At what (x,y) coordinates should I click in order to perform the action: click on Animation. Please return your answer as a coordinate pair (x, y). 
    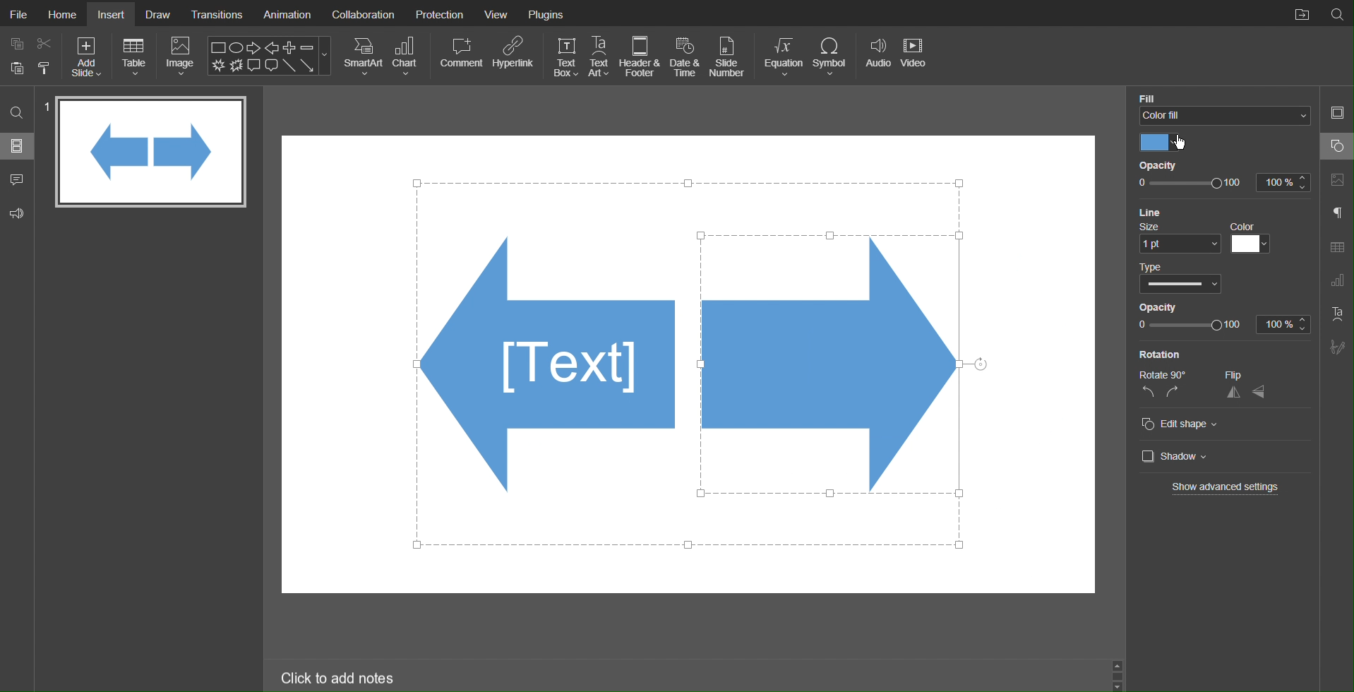
    Looking at the image, I should click on (287, 13).